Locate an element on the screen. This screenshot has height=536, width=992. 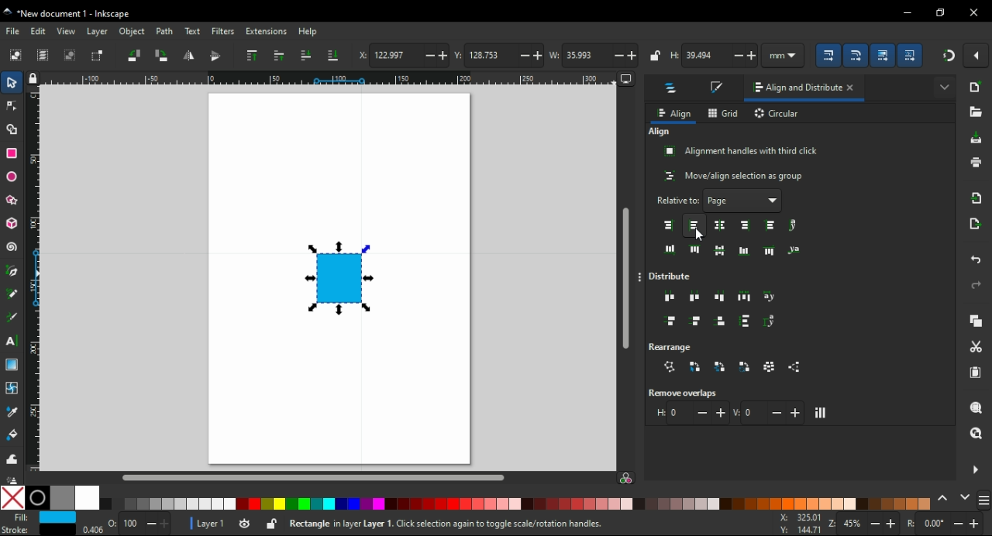
width of selection is located at coordinates (598, 56).